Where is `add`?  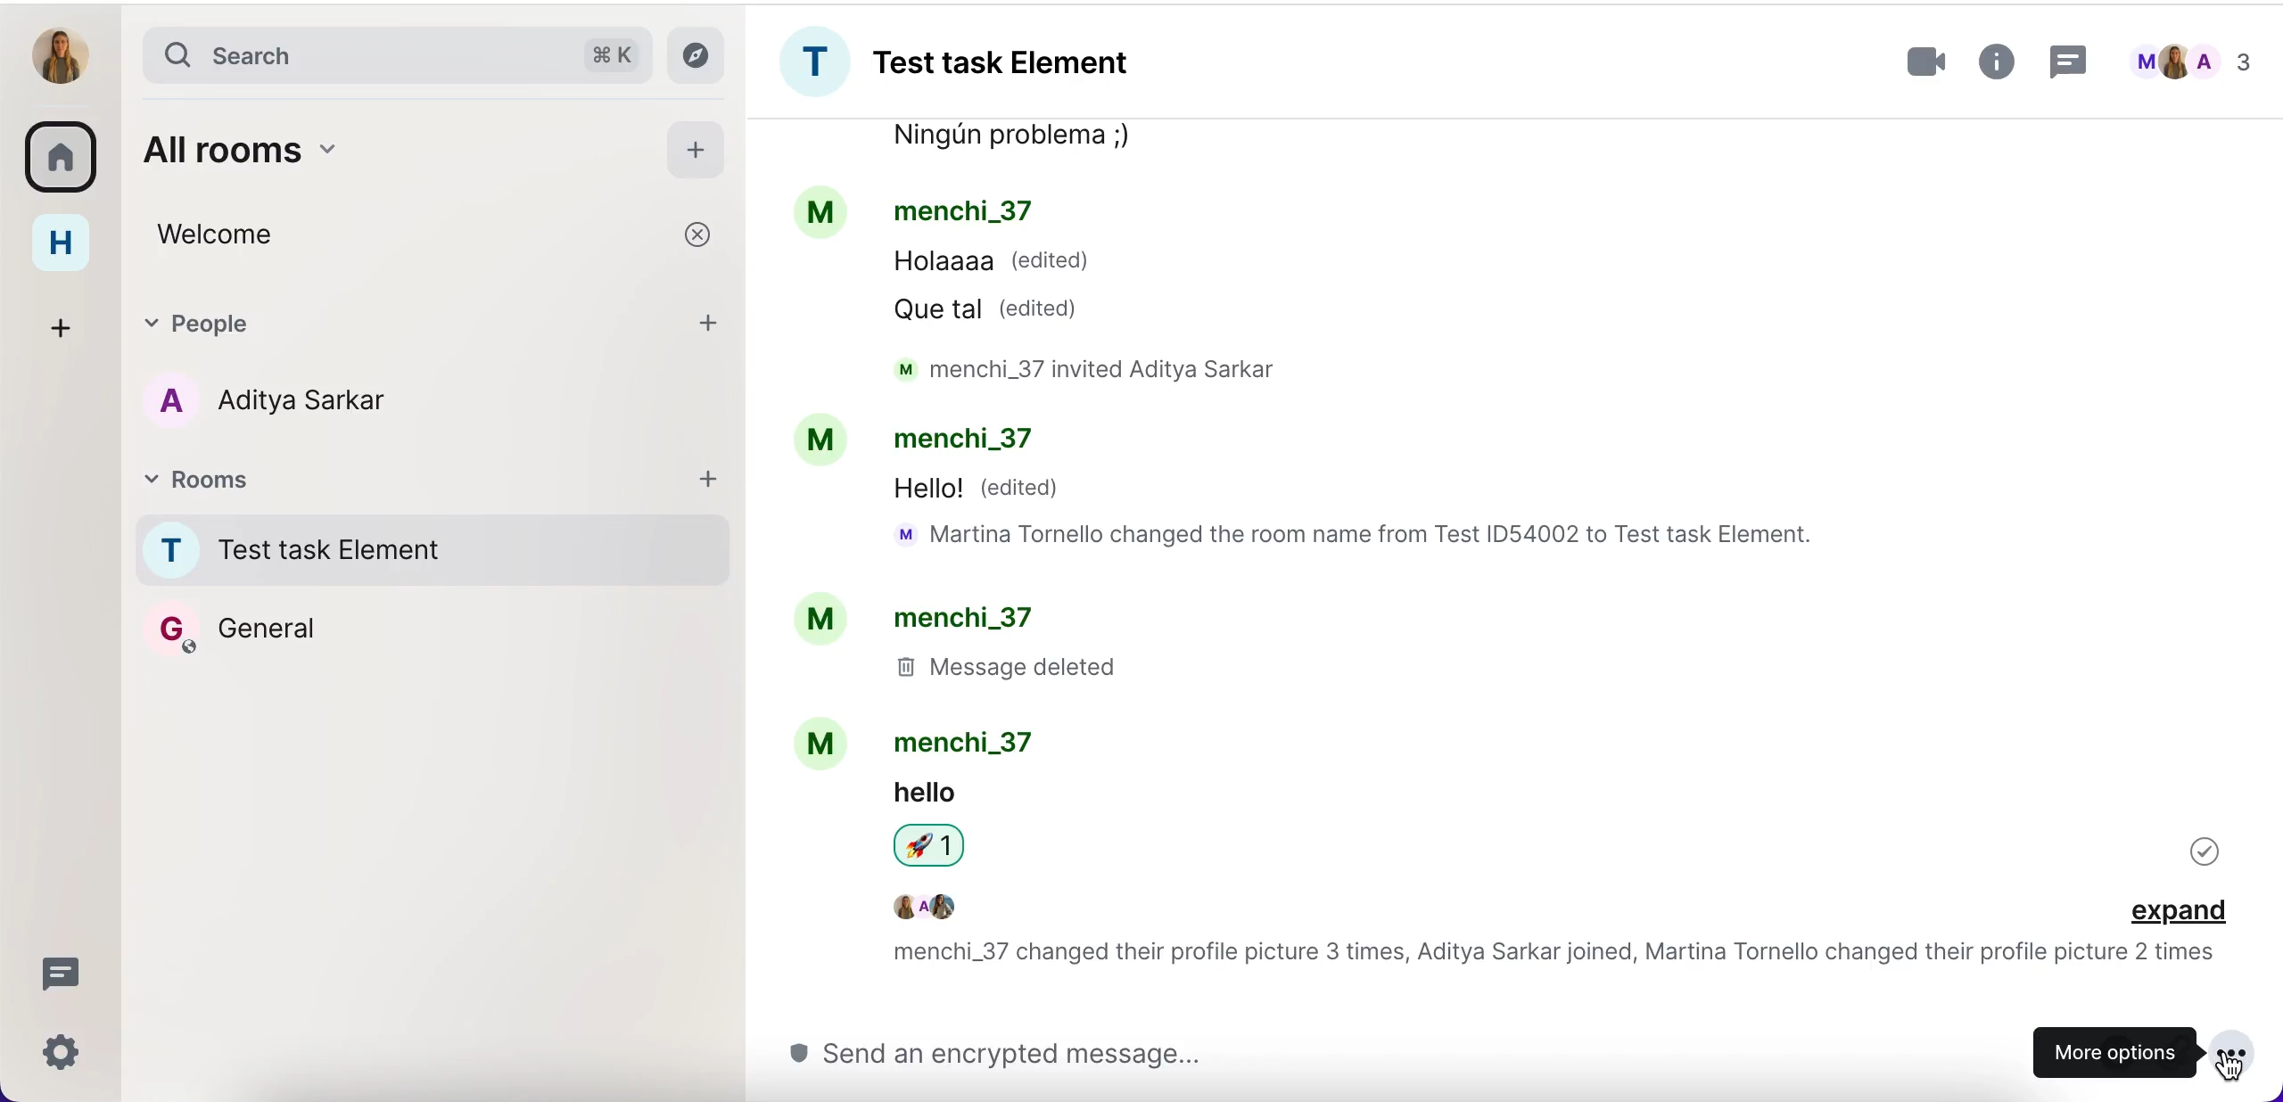
add is located at coordinates (711, 484).